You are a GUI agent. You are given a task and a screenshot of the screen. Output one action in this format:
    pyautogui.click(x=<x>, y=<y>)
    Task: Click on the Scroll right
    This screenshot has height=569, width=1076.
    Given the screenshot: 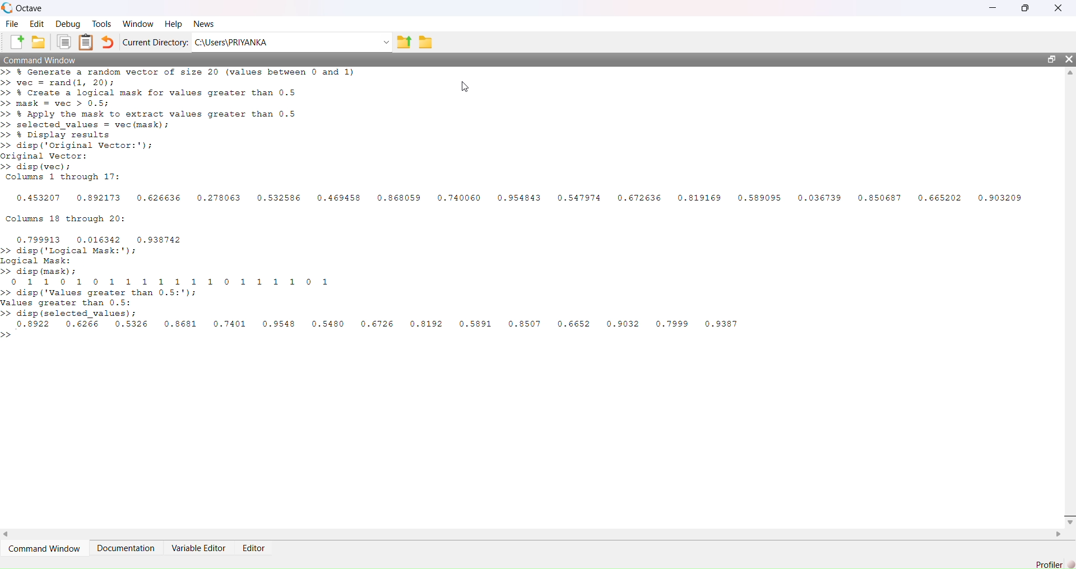 What is the action you would take?
    pyautogui.click(x=1057, y=534)
    